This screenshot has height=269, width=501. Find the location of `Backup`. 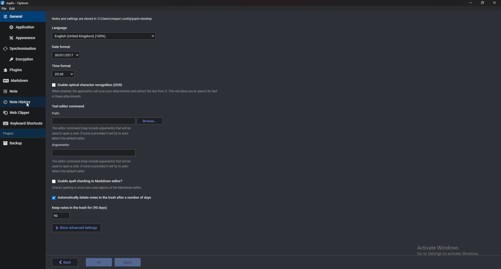

Backup is located at coordinates (21, 143).